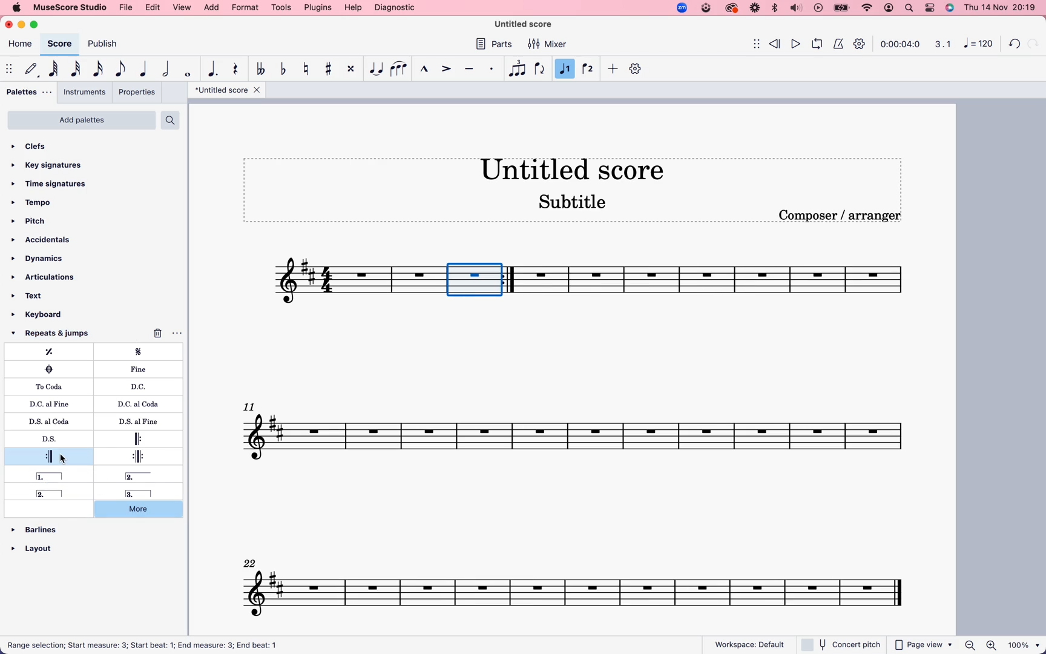 This screenshot has height=654, width=1046. What do you see at coordinates (237, 70) in the screenshot?
I see `rest` at bounding box center [237, 70].